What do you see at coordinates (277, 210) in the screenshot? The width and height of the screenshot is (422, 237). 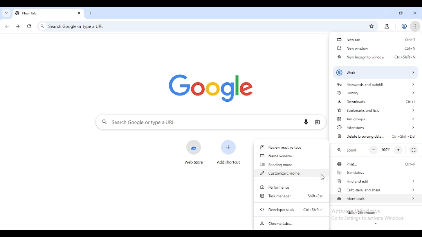 I see `developer tools` at bounding box center [277, 210].